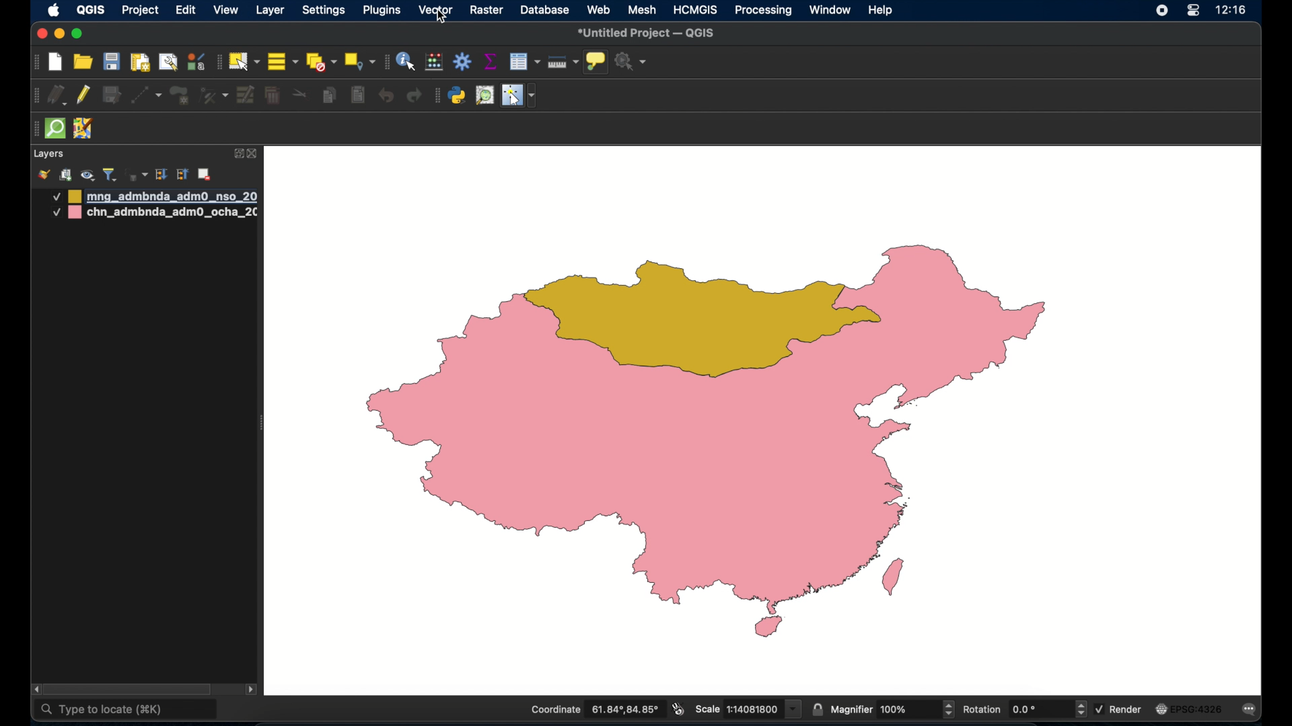 The height and width of the screenshot is (726, 1292). Describe the element at coordinates (893, 709) in the screenshot. I see `magnifier` at that location.